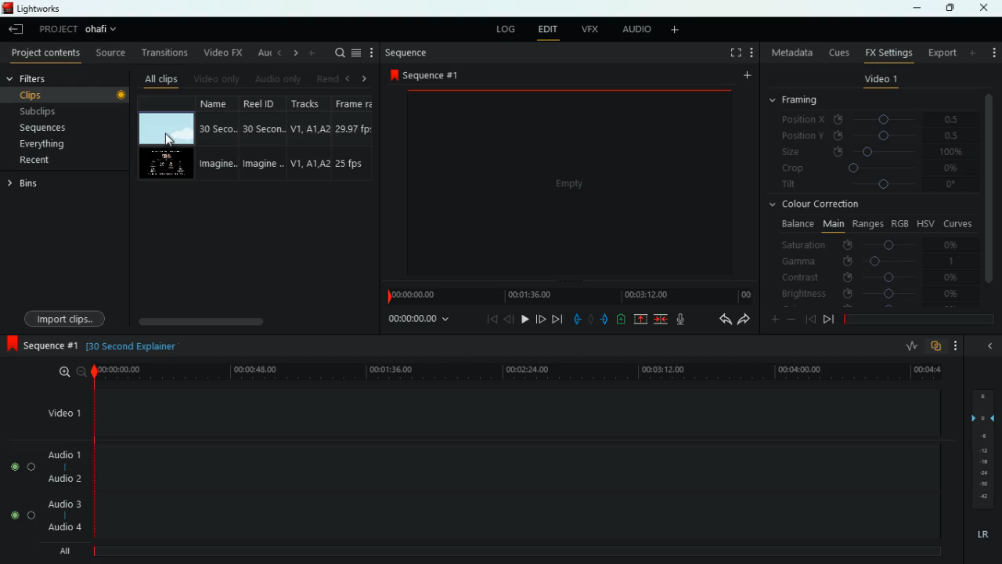 This screenshot has width=1002, height=564. Describe the element at coordinates (525, 319) in the screenshot. I see `play` at that location.